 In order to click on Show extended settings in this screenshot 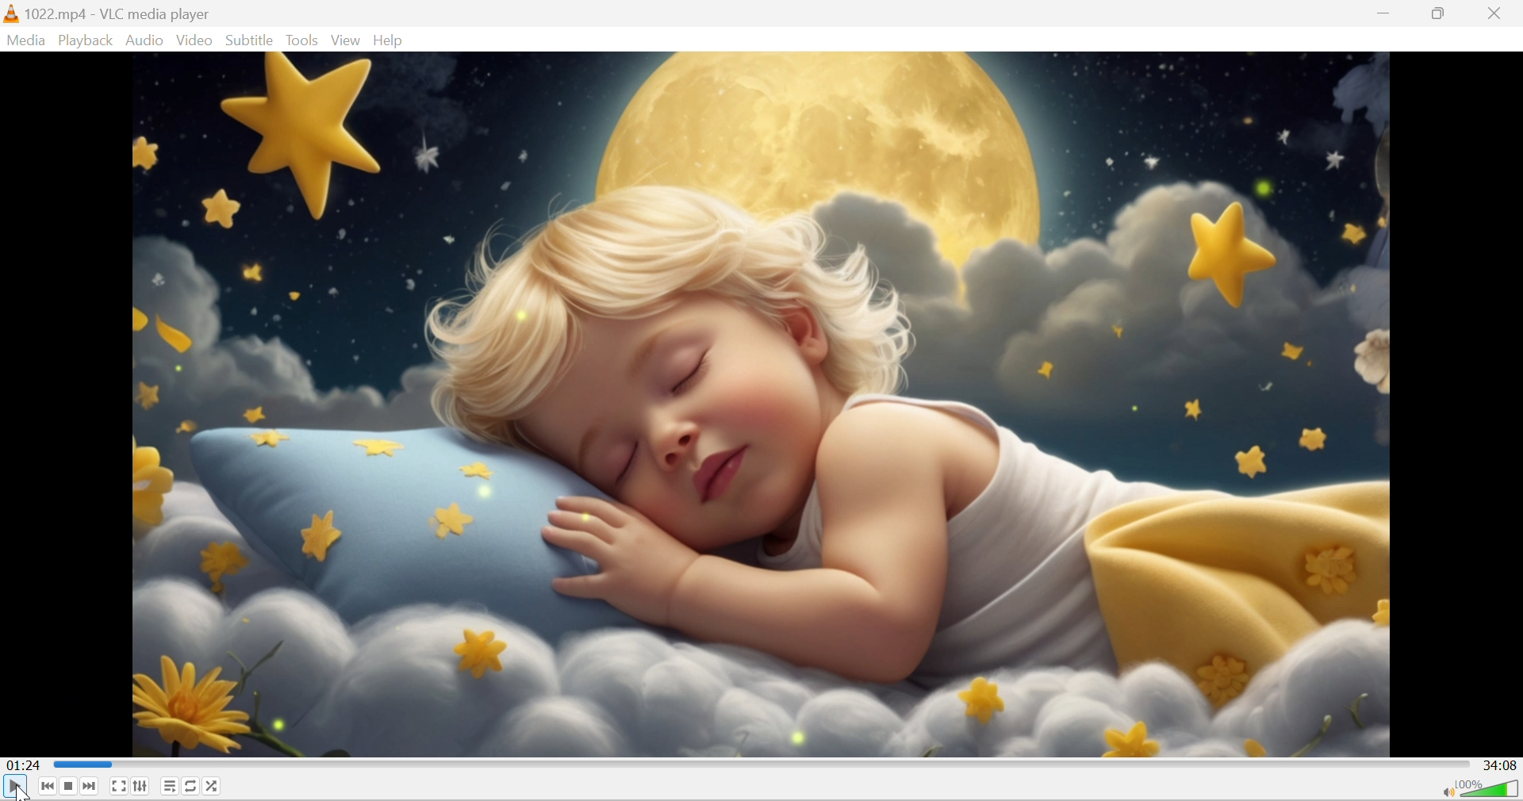, I will do `click(143, 786)`.